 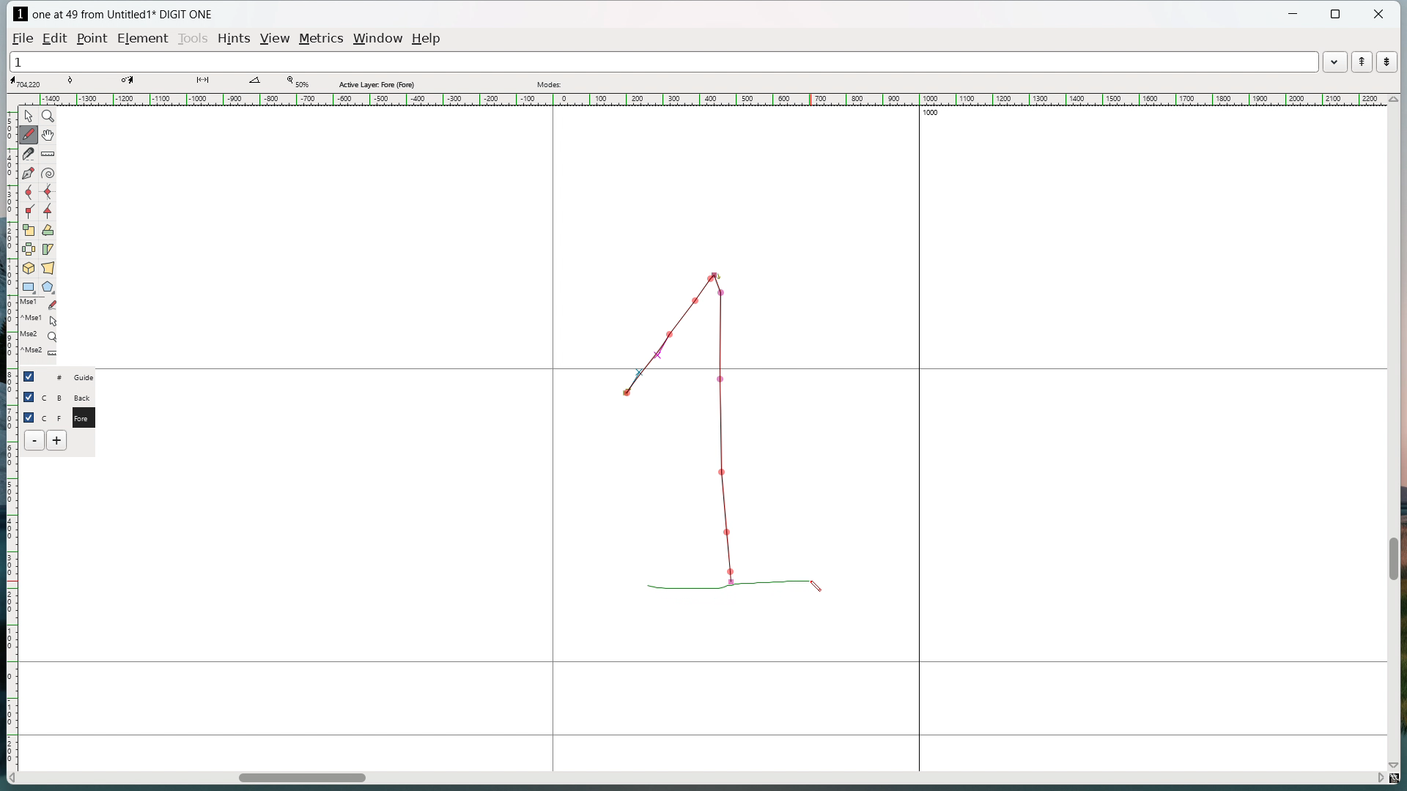 What do you see at coordinates (706, 426) in the screenshot?
I see `Sketching 1` at bounding box center [706, 426].